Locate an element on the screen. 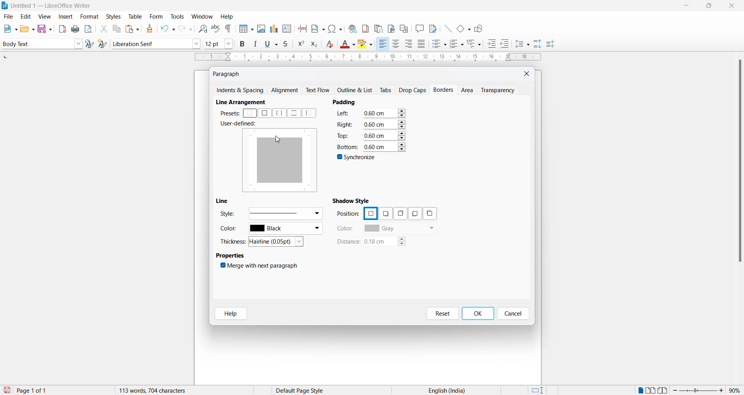  subscript is located at coordinates (317, 45).